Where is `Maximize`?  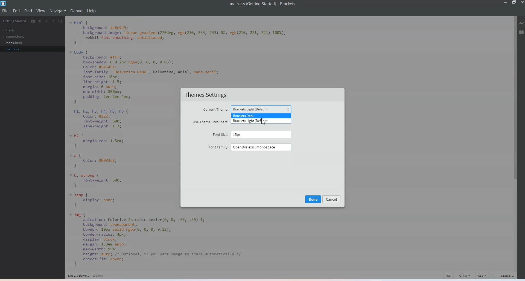 Maximize is located at coordinates (514, 2).